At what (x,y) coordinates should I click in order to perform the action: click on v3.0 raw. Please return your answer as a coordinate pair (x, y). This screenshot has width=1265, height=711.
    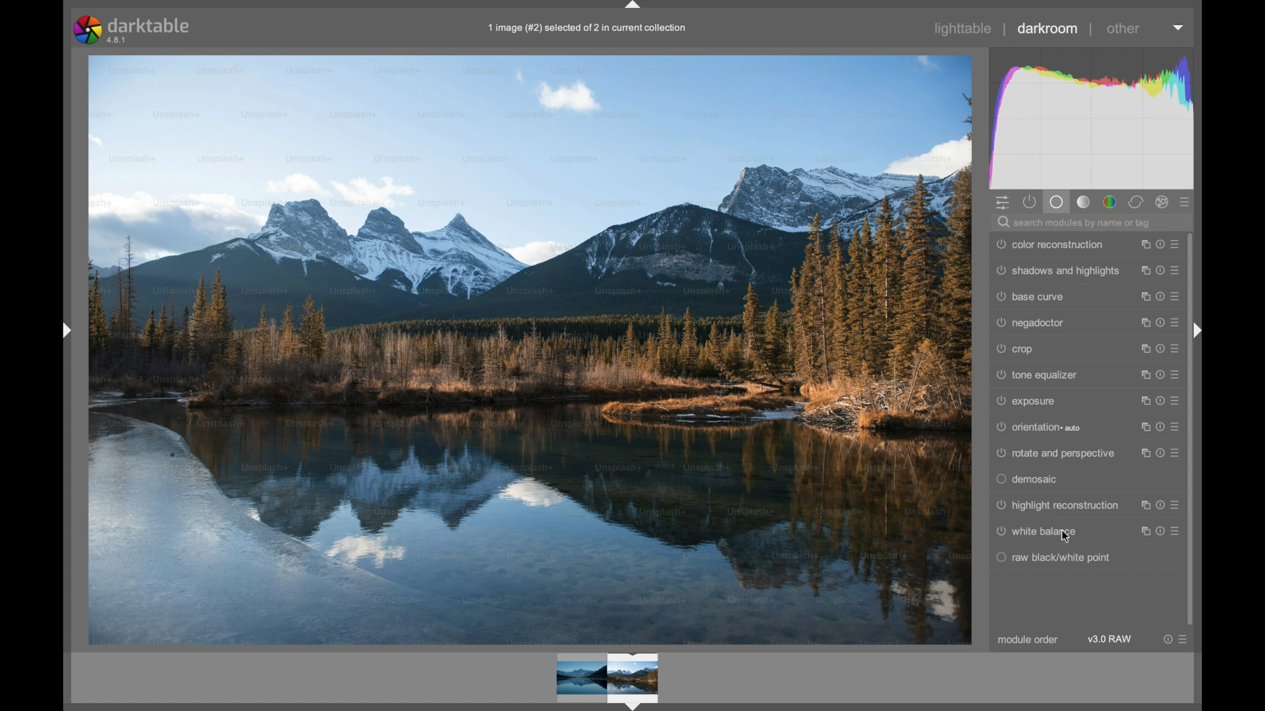
    Looking at the image, I should click on (1110, 639).